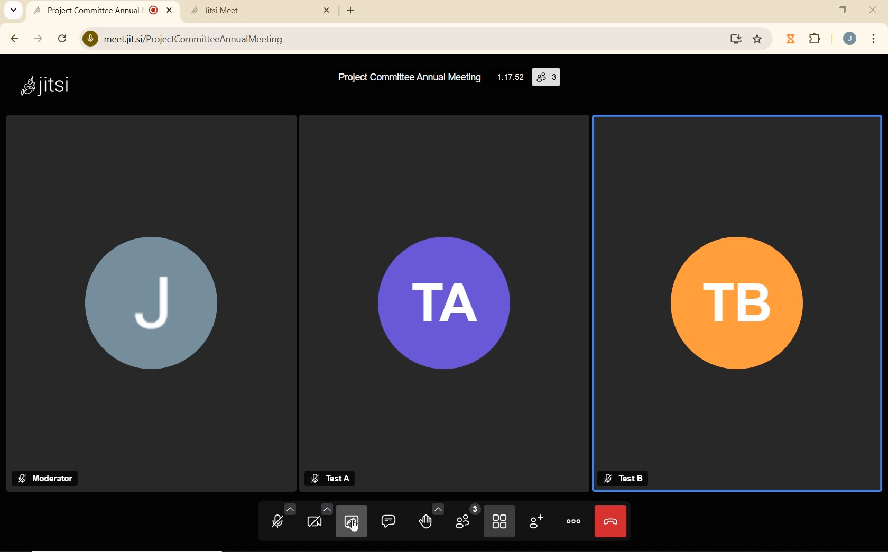  Describe the element at coordinates (814, 10) in the screenshot. I see `MINIMIZE` at that location.